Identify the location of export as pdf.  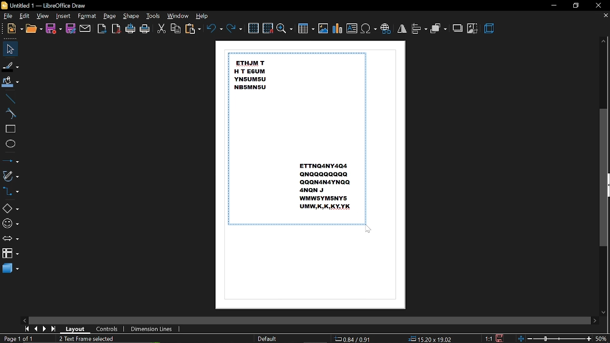
(116, 30).